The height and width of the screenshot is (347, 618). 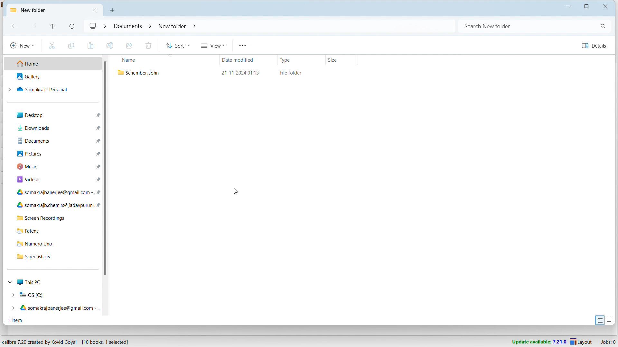 What do you see at coordinates (162, 60) in the screenshot?
I see `sort by name` at bounding box center [162, 60].